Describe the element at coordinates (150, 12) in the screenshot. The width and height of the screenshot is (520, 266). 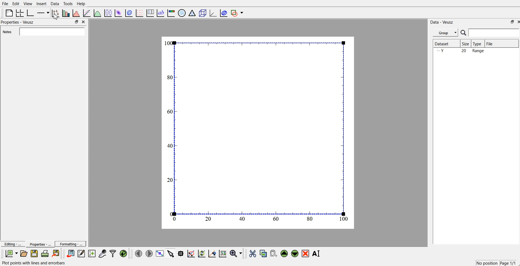
I see `plot key` at that location.